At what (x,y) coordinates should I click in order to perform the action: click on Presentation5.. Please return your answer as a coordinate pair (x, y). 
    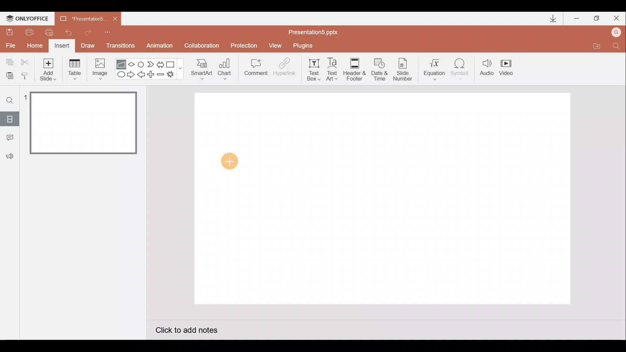
    Looking at the image, I should click on (80, 18).